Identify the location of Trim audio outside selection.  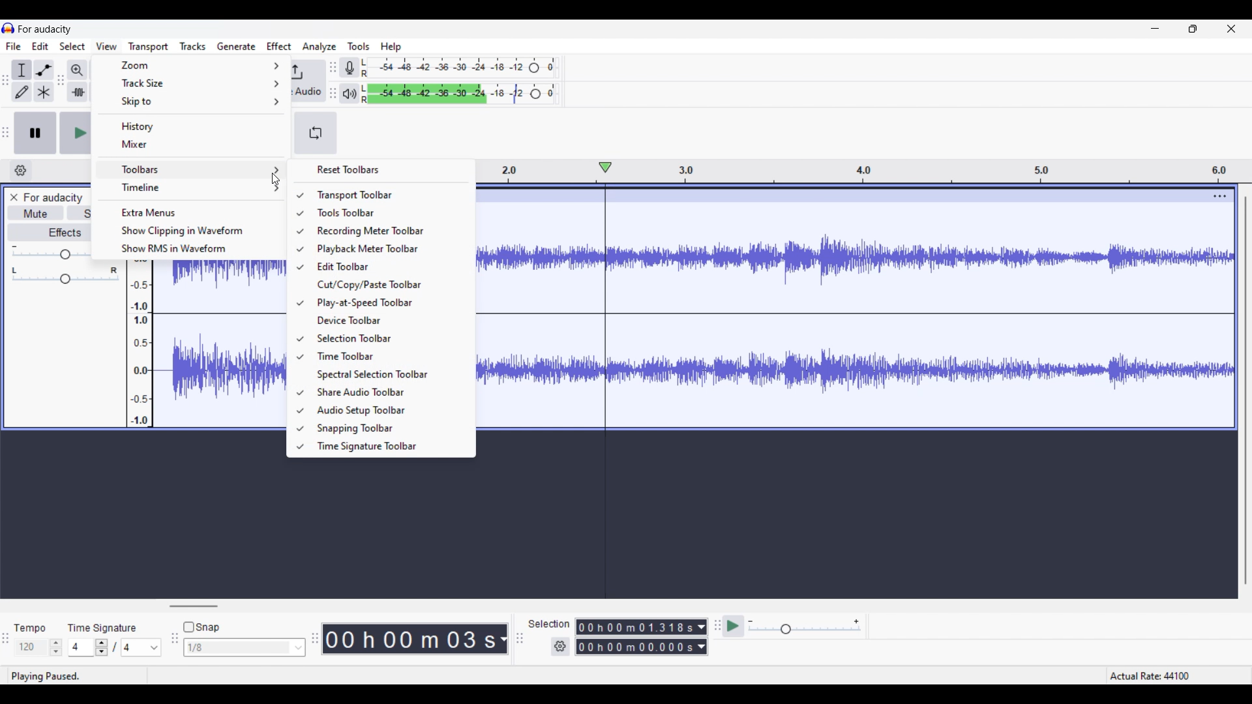
(78, 92).